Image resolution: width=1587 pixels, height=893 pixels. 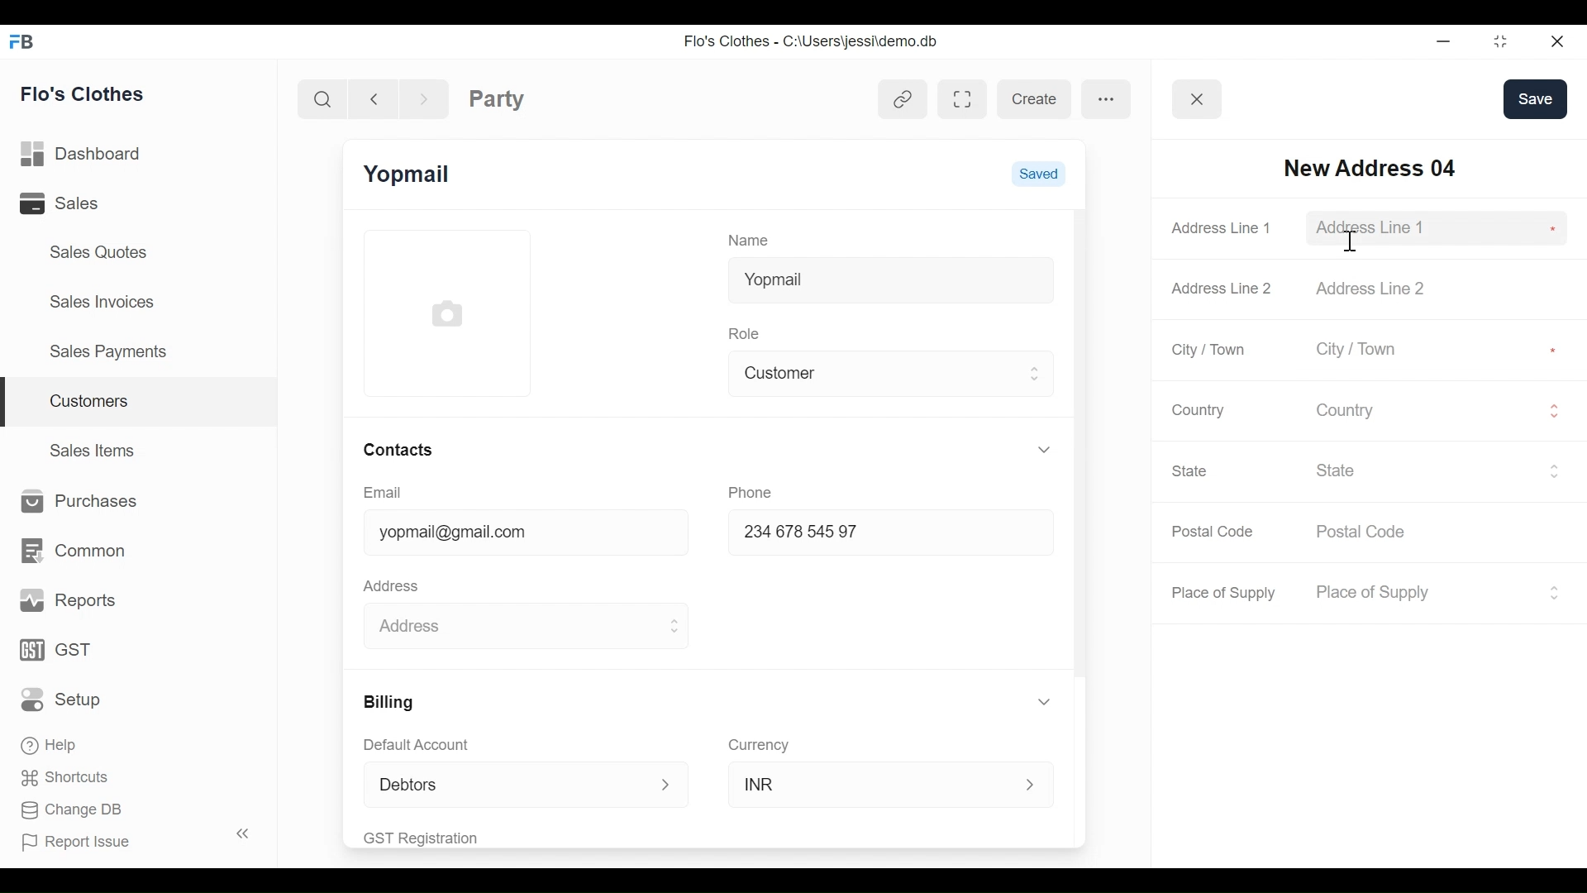 What do you see at coordinates (409, 174) in the screenshot?
I see `Yopmail` at bounding box center [409, 174].